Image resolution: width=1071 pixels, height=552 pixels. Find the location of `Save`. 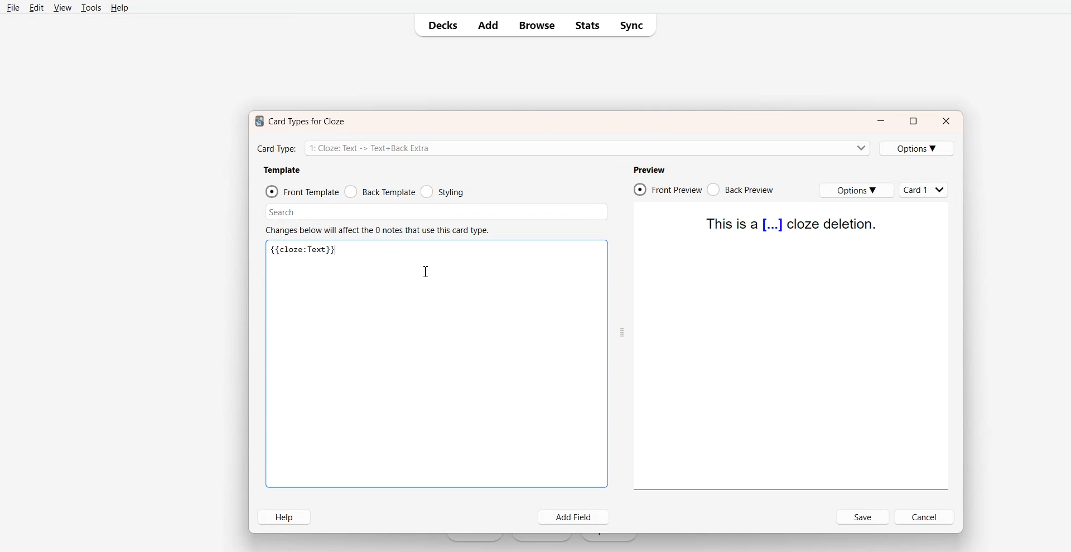

Save is located at coordinates (863, 517).